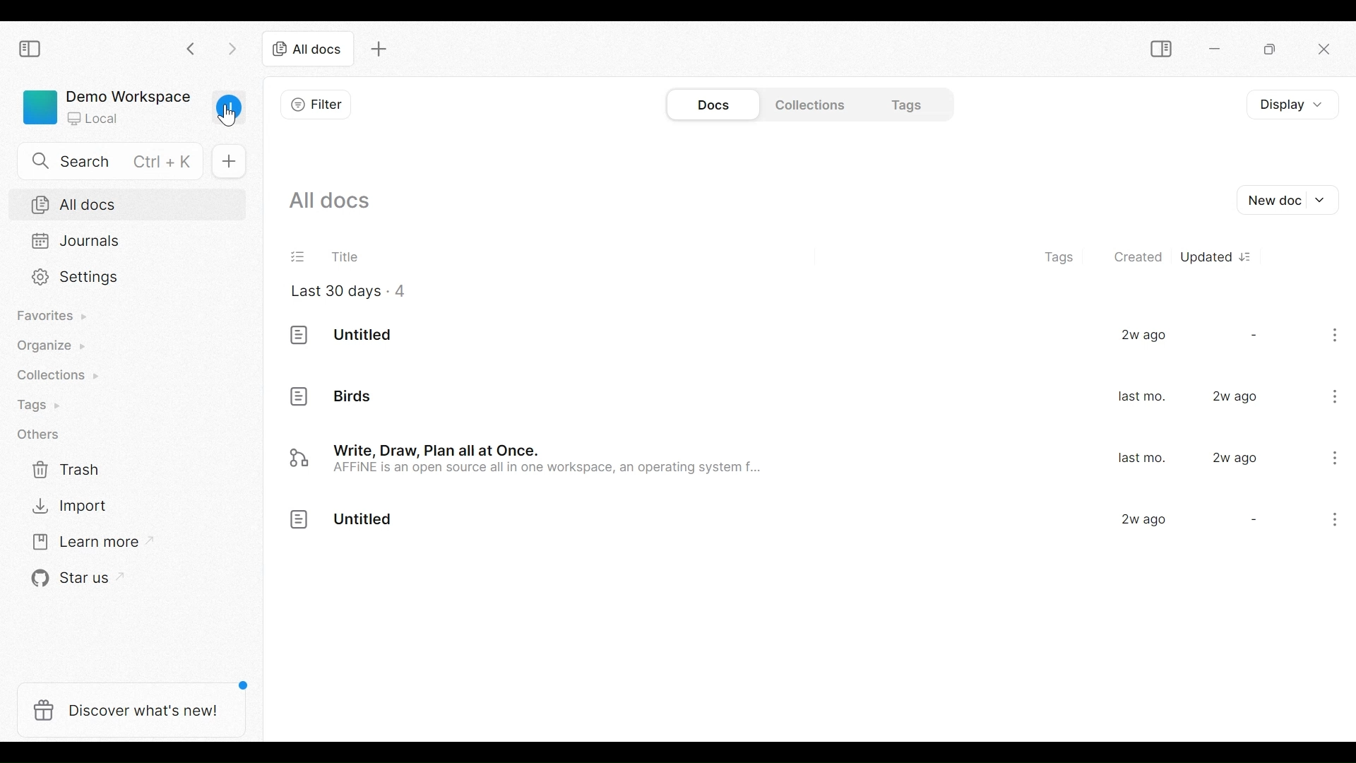 Image resolution: width=1356 pixels, height=763 pixels. I want to click on Tags, so click(45, 404).